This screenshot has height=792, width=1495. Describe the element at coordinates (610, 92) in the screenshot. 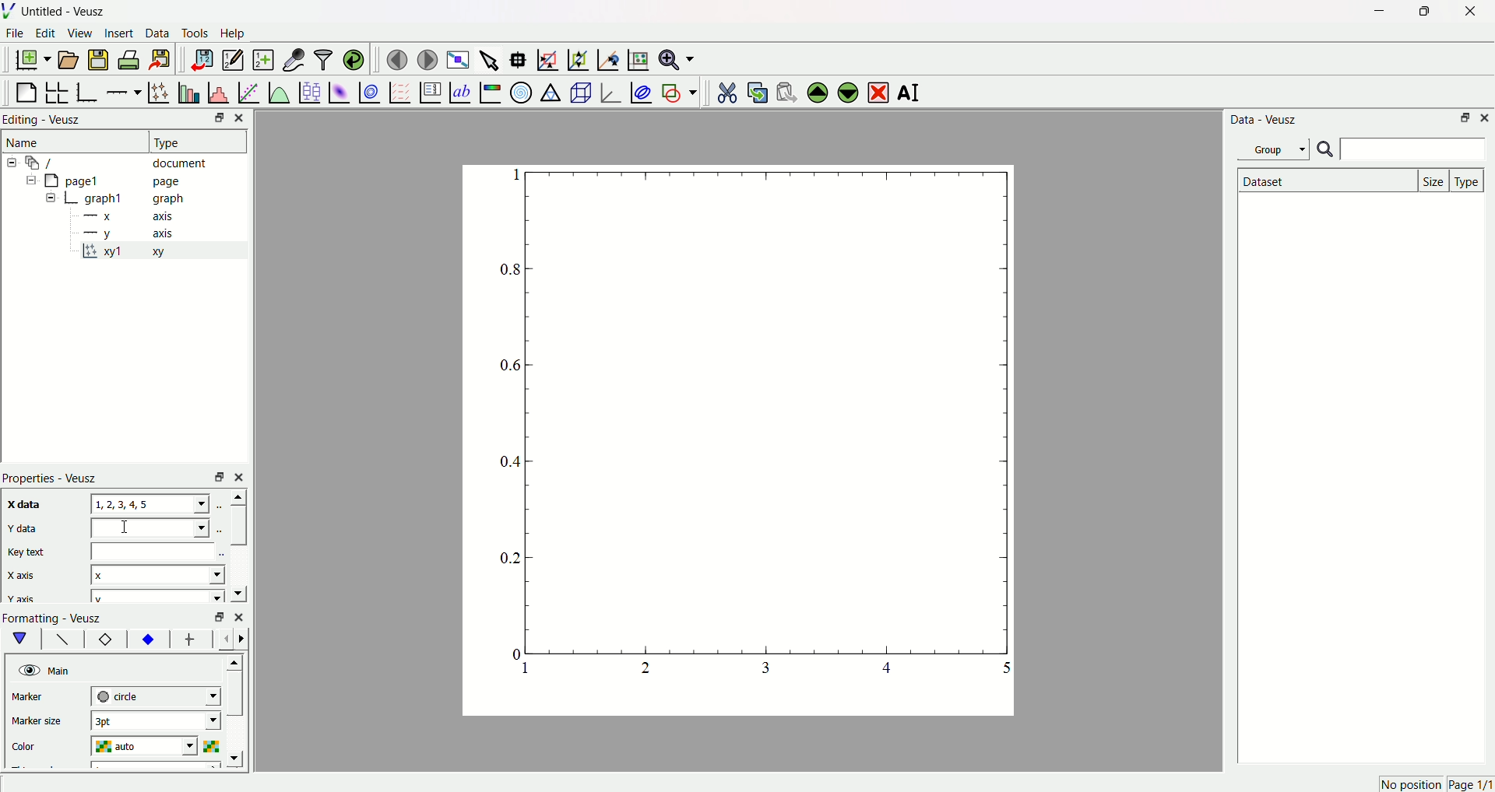

I see `3d graphs` at that location.